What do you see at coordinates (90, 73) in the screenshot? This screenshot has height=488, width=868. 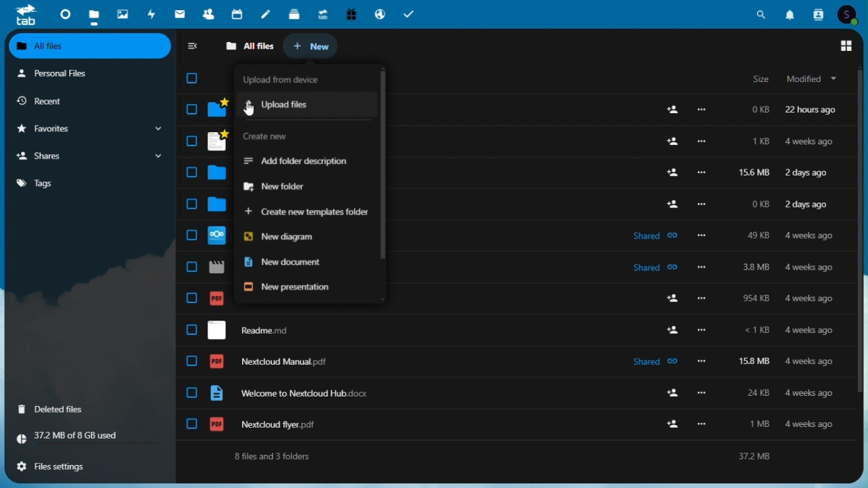 I see `personal files` at bounding box center [90, 73].